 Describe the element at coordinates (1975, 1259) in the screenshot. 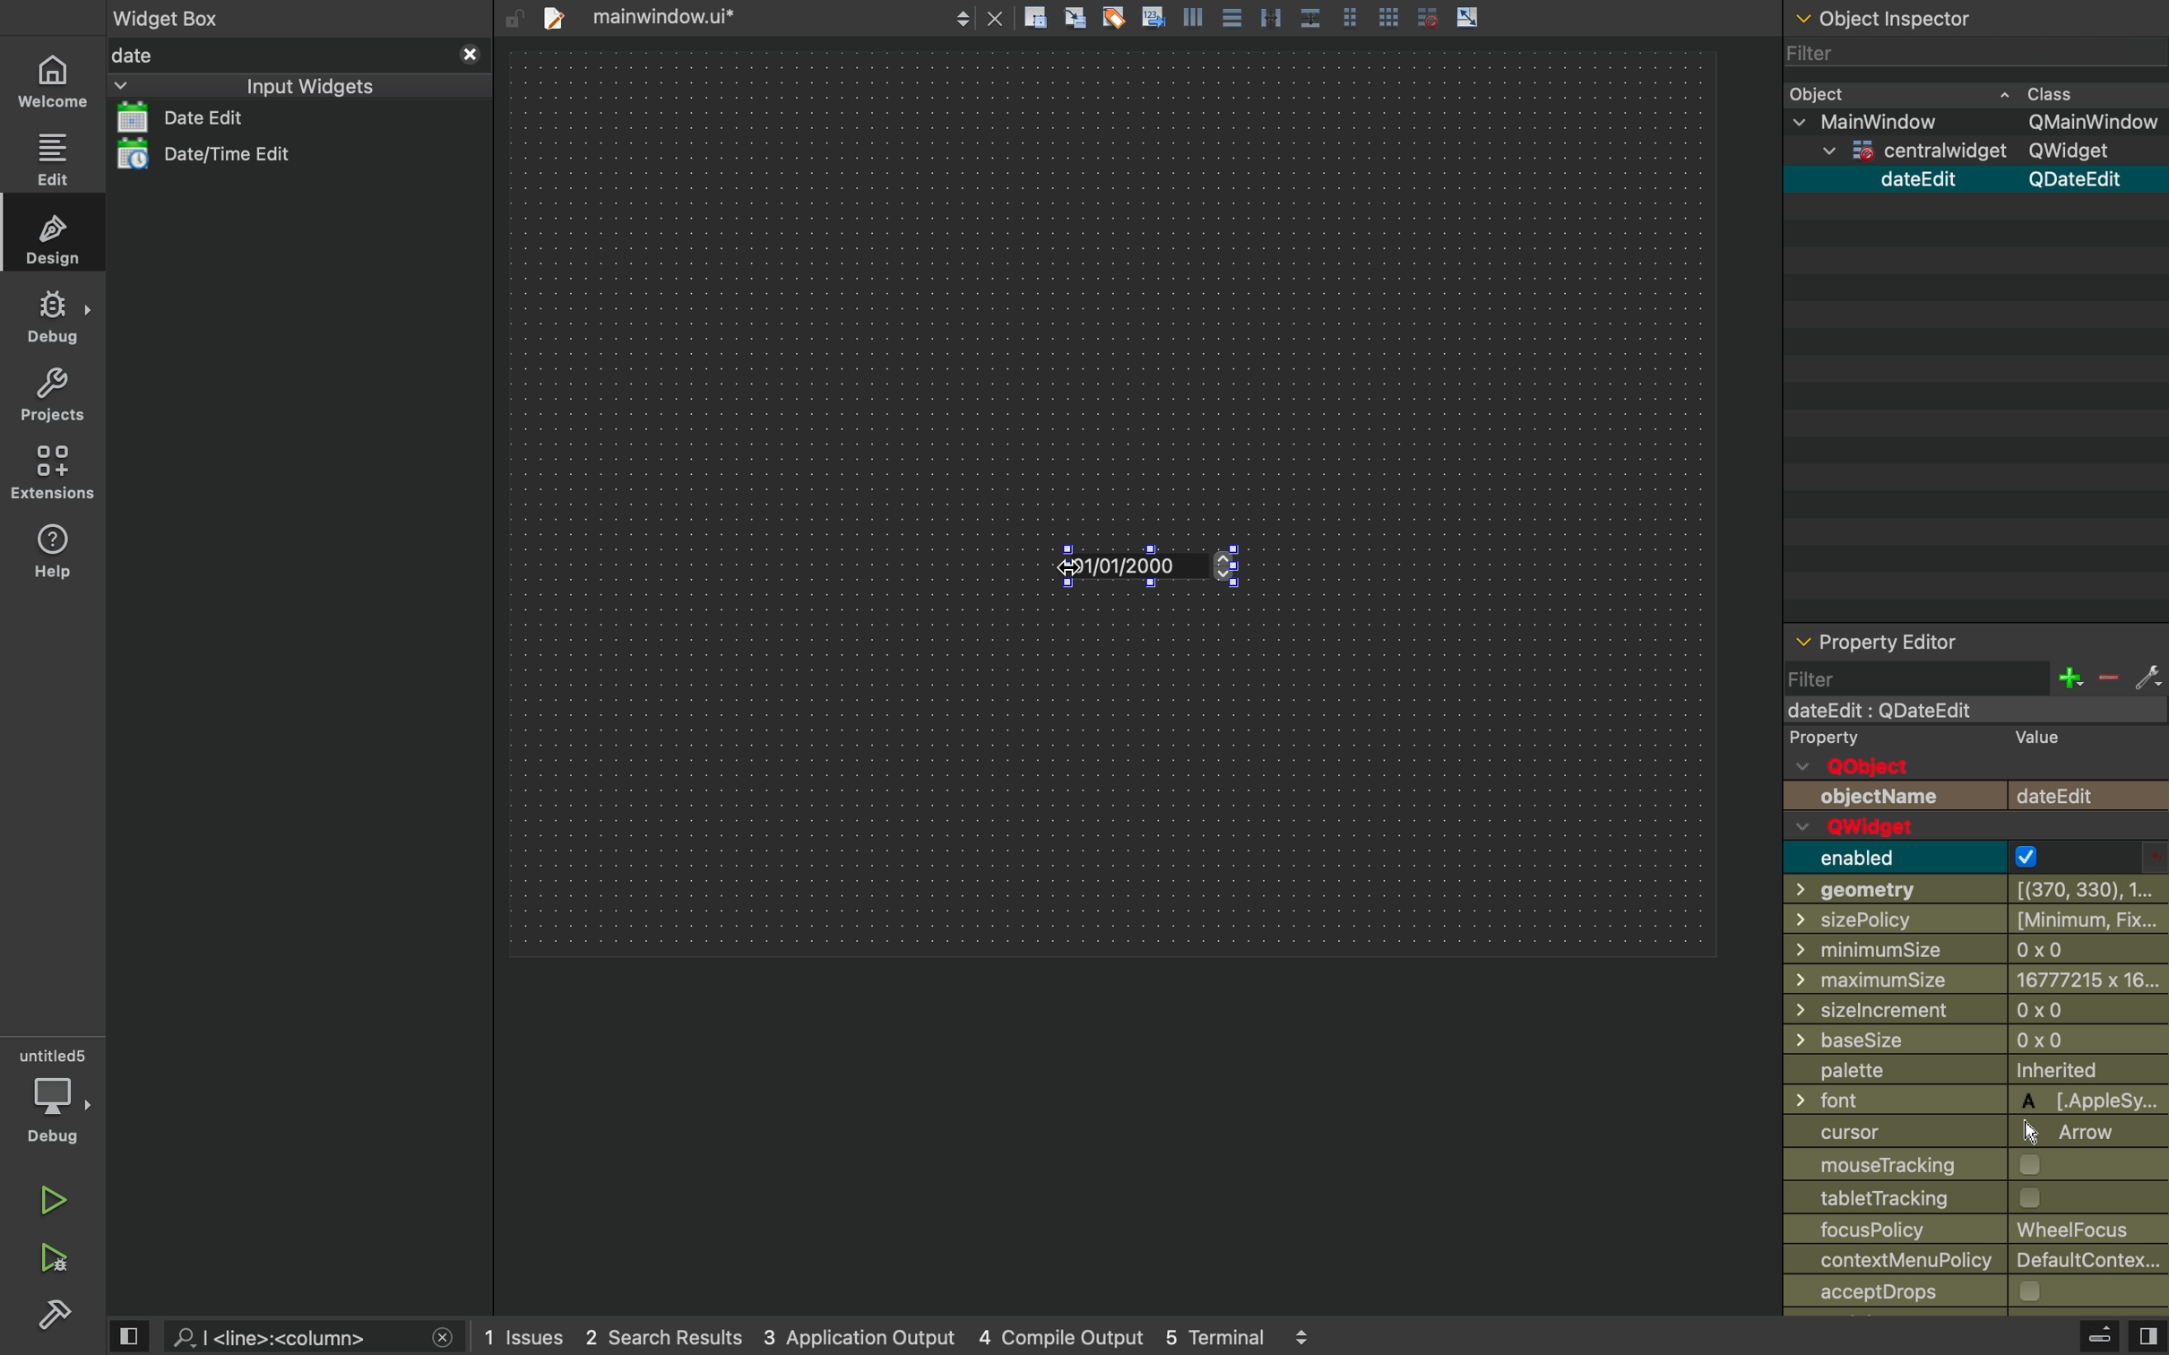

I see `contextmenupolicy` at that location.